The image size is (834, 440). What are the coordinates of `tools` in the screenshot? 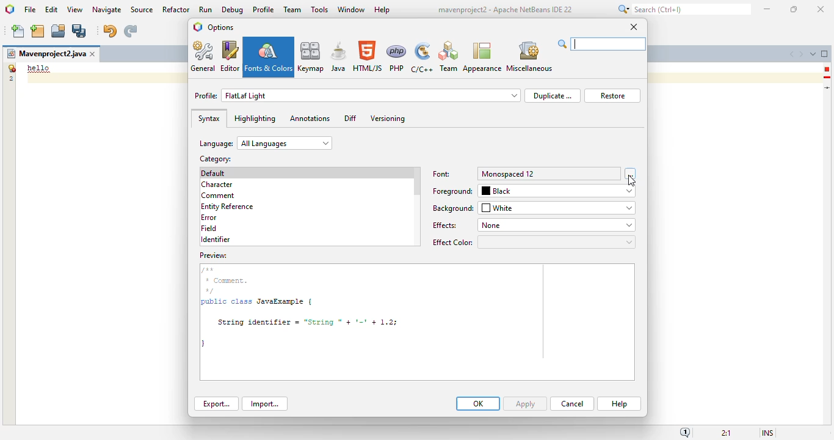 It's located at (319, 9).